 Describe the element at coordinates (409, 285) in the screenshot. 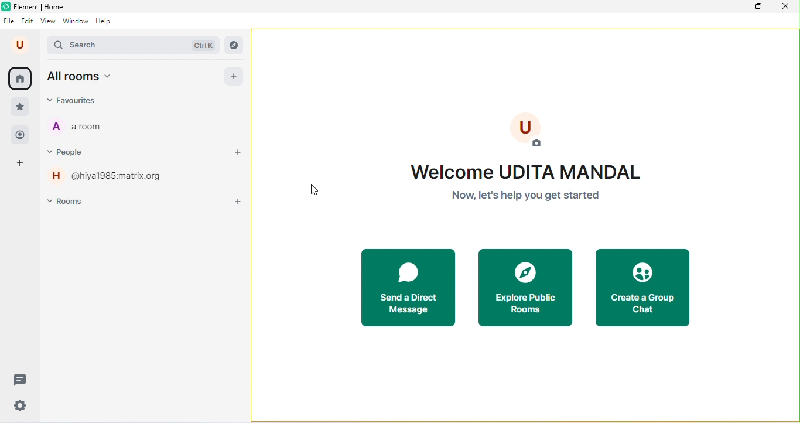

I see `start a direct message` at that location.